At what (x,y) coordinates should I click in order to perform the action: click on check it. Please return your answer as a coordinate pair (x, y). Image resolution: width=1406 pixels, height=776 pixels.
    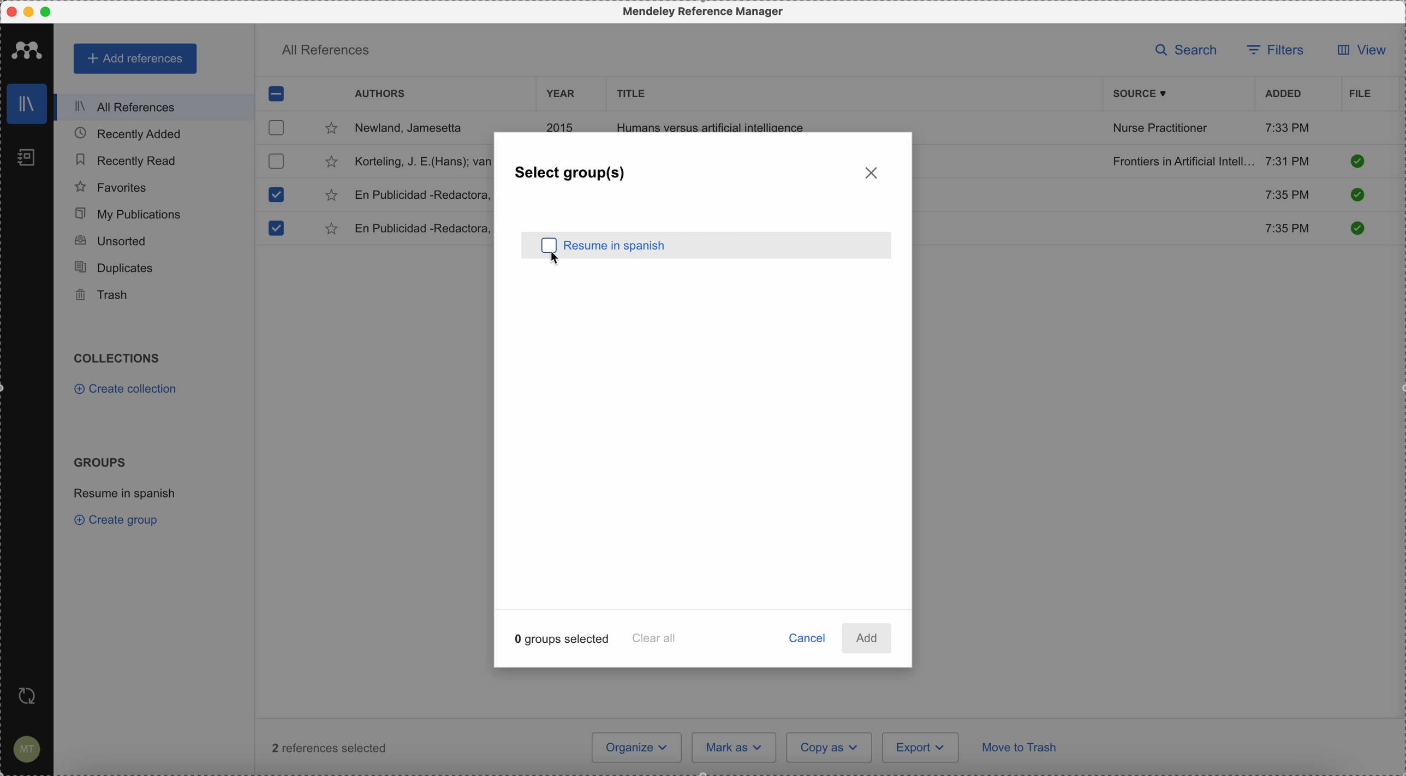
    Looking at the image, I should click on (1357, 161).